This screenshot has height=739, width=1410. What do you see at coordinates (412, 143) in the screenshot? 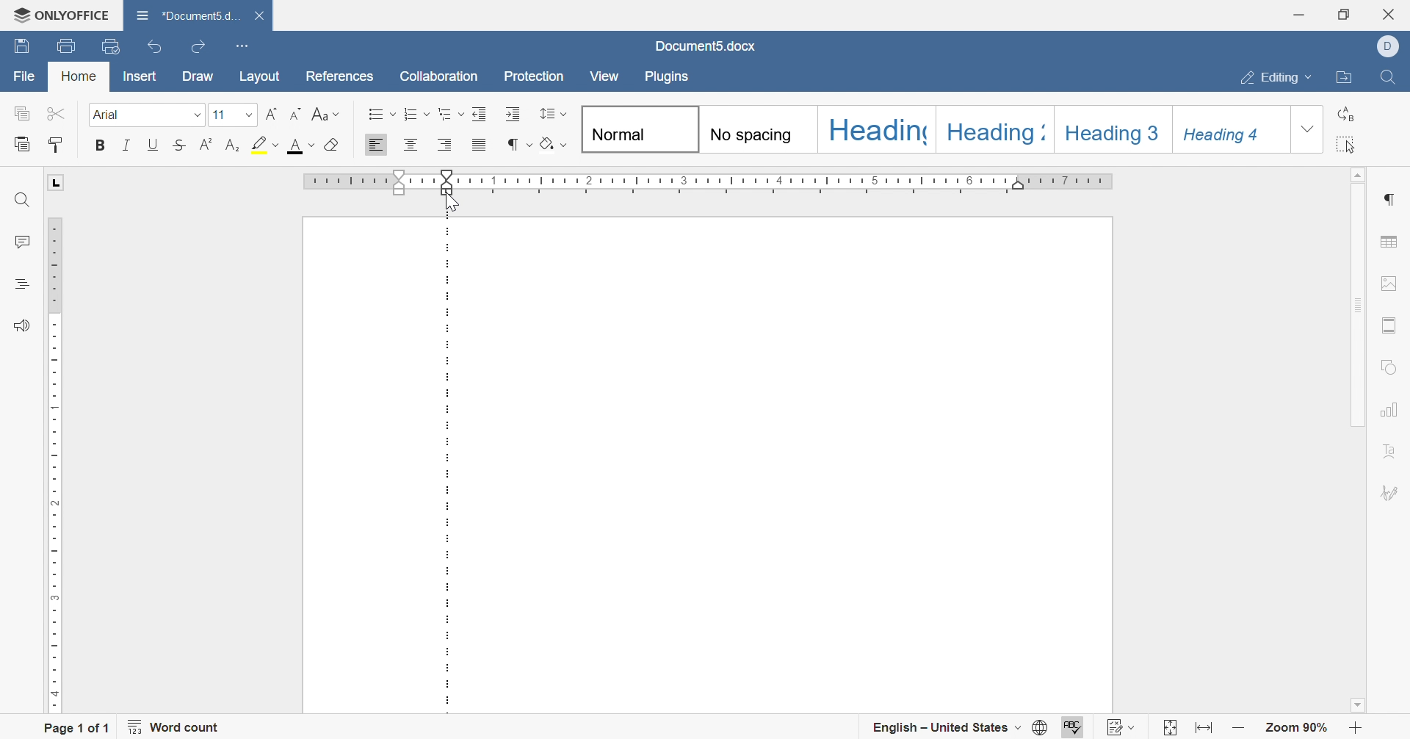
I see `Align center` at bounding box center [412, 143].